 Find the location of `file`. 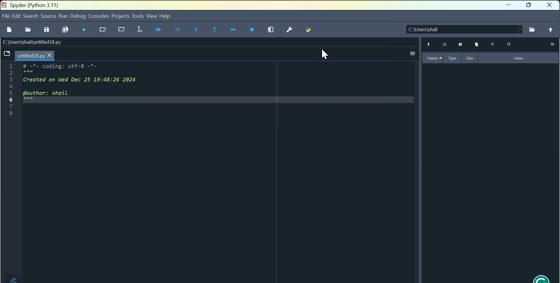

file is located at coordinates (4, 16).